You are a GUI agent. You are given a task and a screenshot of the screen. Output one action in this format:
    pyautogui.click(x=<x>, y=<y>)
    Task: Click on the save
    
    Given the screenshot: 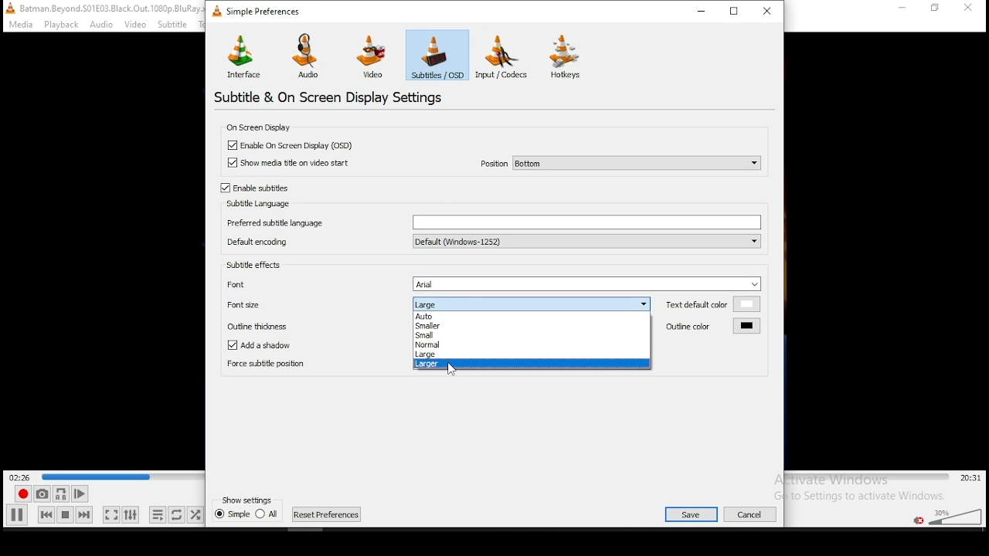 What is the action you would take?
    pyautogui.click(x=692, y=514)
    